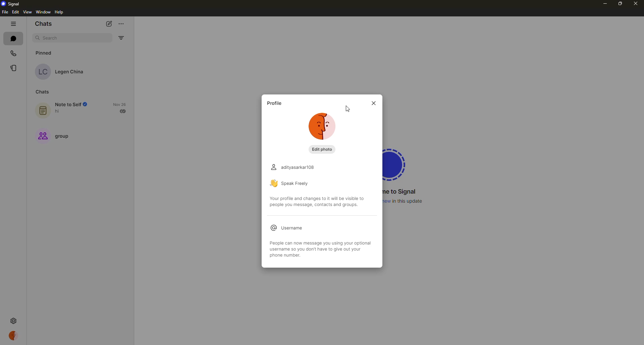 This screenshot has height=345, width=644. What do you see at coordinates (64, 108) in the screenshot?
I see `note to self` at bounding box center [64, 108].